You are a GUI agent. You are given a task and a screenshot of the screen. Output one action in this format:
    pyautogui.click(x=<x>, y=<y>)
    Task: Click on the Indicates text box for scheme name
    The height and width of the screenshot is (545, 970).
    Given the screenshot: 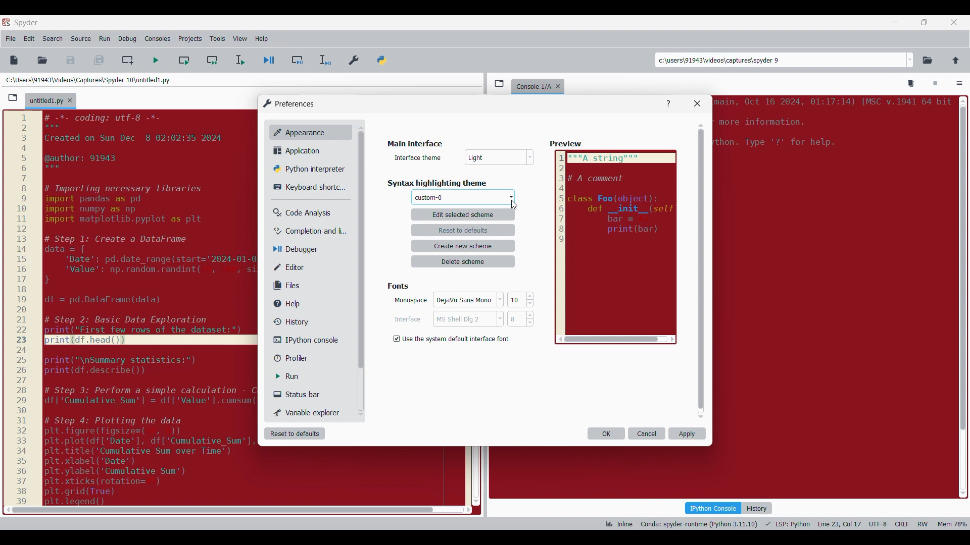 What is the action you would take?
    pyautogui.click(x=419, y=157)
    